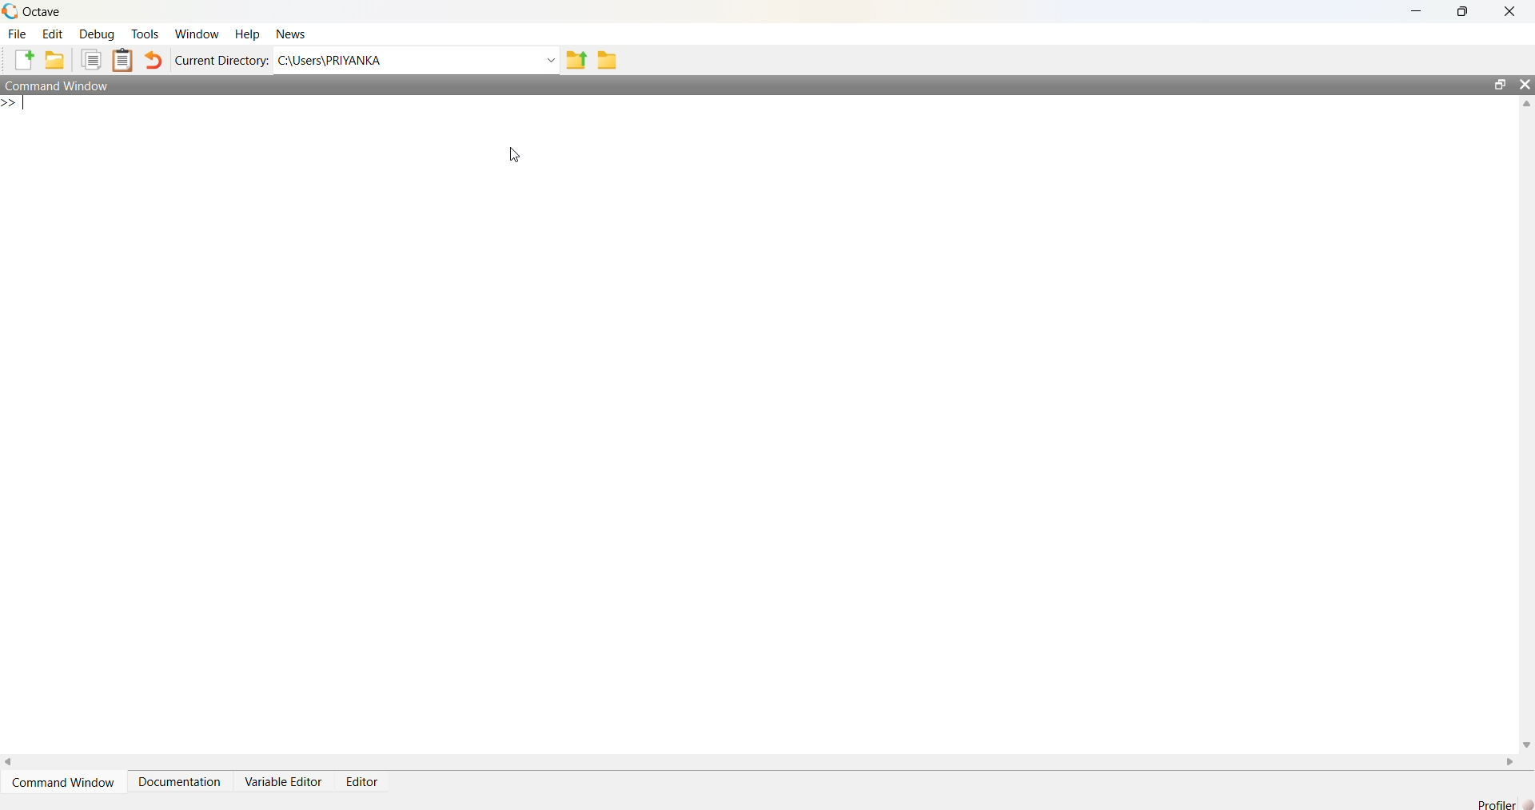  Describe the element at coordinates (92, 58) in the screenshot. I see `Copy` at that location.